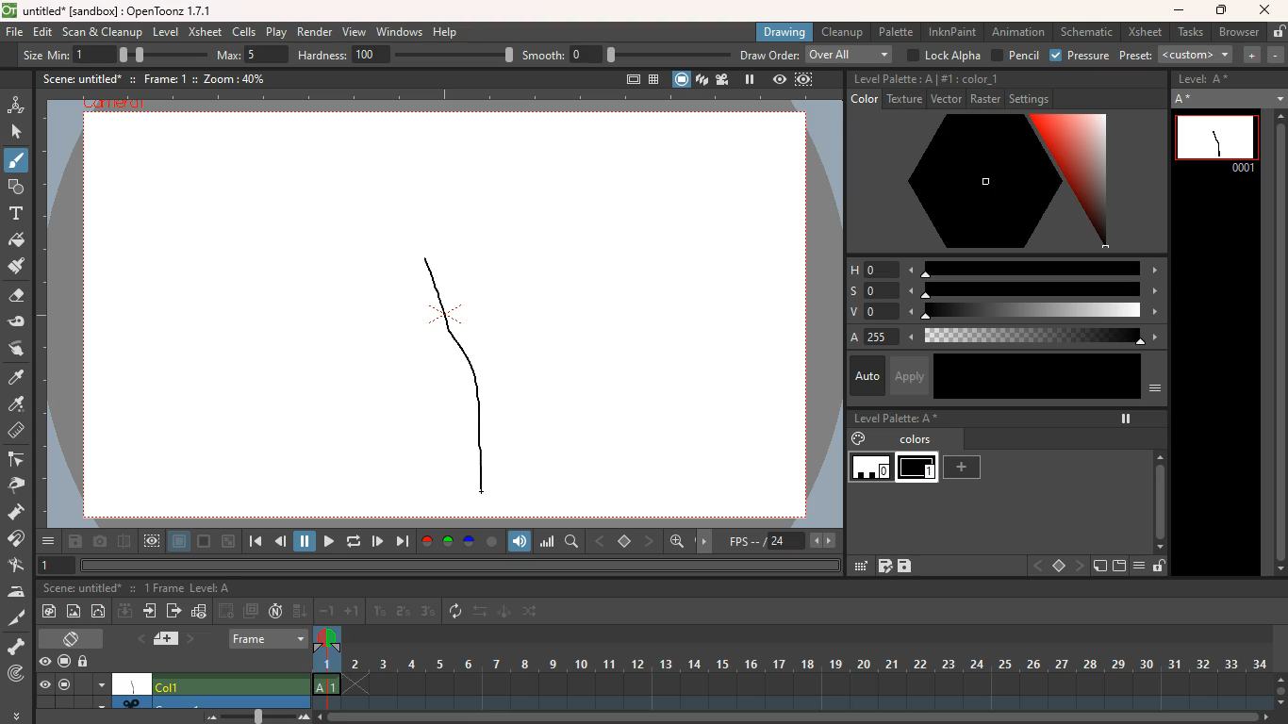 The width and height of the screenshot is (1288, 724). What do you see at coordinates (1099, 567) in the screenshot?
I see `new page` at bounding box center [1099, 567].